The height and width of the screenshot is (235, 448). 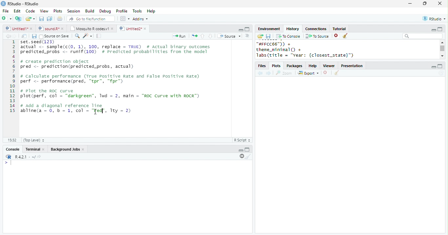 What do you see at coordinates (346, 36) in the screenshot?
I see `clear` at bounding box center [346, 36].